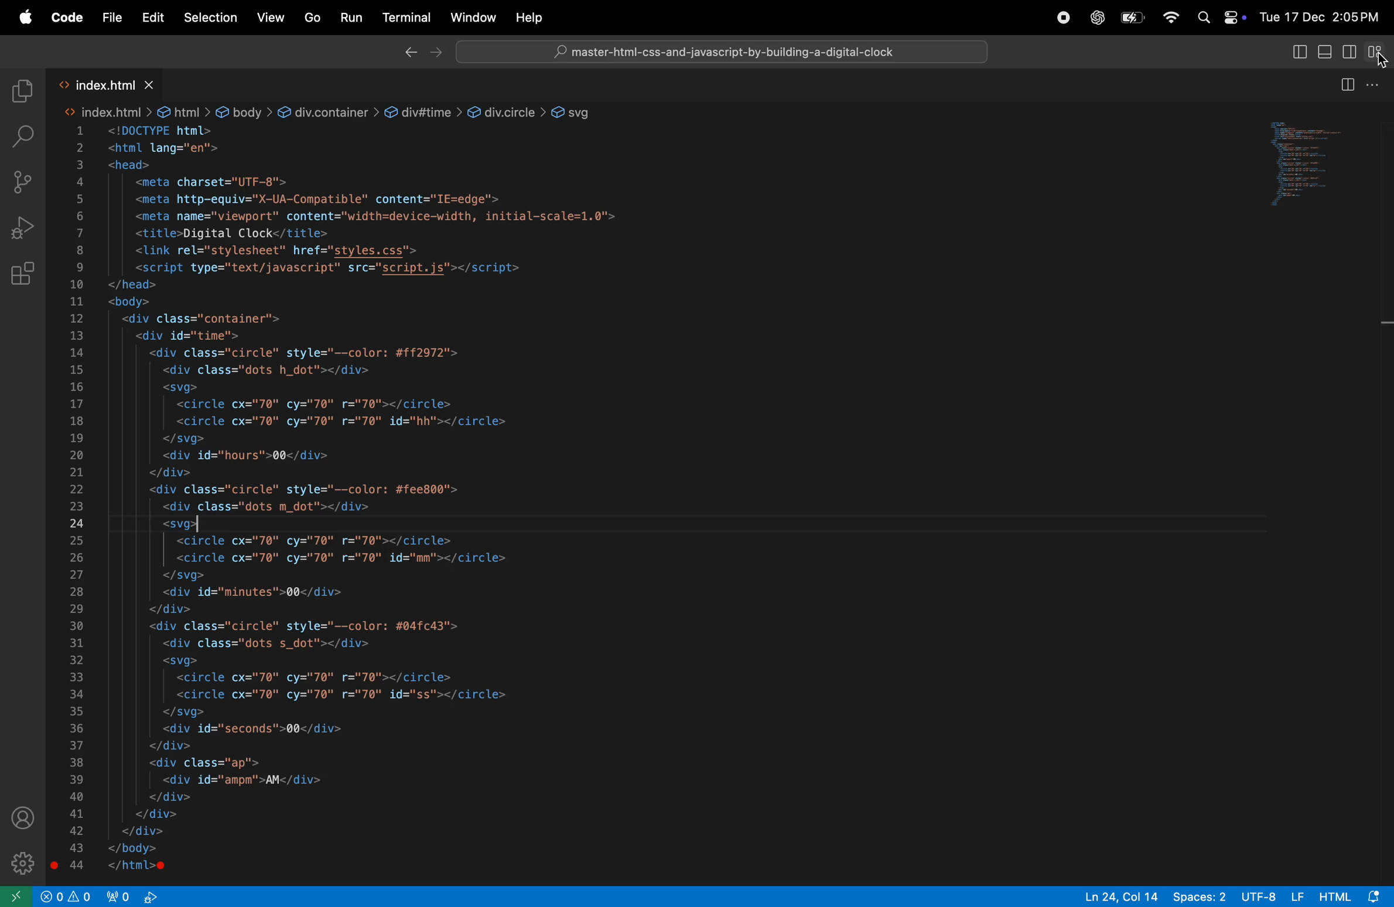 Image resolution: width=1394 pixels, height=907 pixels. Describe the element at coordinates (1345, 85) in the screenshot. I see `toggle editor` at that location.